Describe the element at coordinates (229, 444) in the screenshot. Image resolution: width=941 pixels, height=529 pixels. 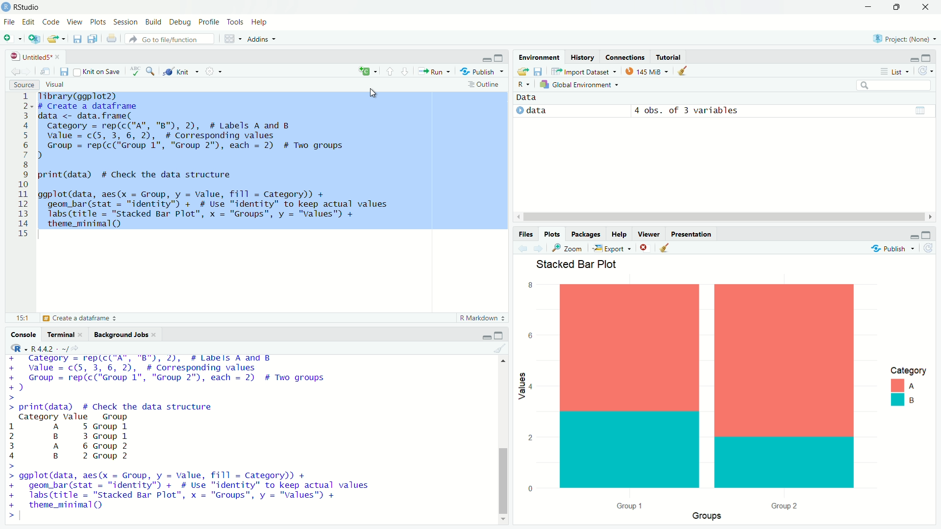
I see `+ value = c(5, 3, 6, 2), # Corresponding values
+ Group = rep(c("Group 1", "Group 2"), each = 2) # Two groups
+)
>
> print(data) # Check the data structure
Category Value Group
1 A 5 Group 1
2 B 3 Group 1
3 A 6 Group 2
4 B 2 Group 2
>
> ggplot(data, aes(x = Group, y = Value, fill = Category)) +
+ geom_bar(stat = "identity") + # Use "identity" to keep actual values
+ labs(title = "Stacked Bar Plot”, x = "Groups", y = "Values" +
+  theme_minimal(Q
>` at that location.